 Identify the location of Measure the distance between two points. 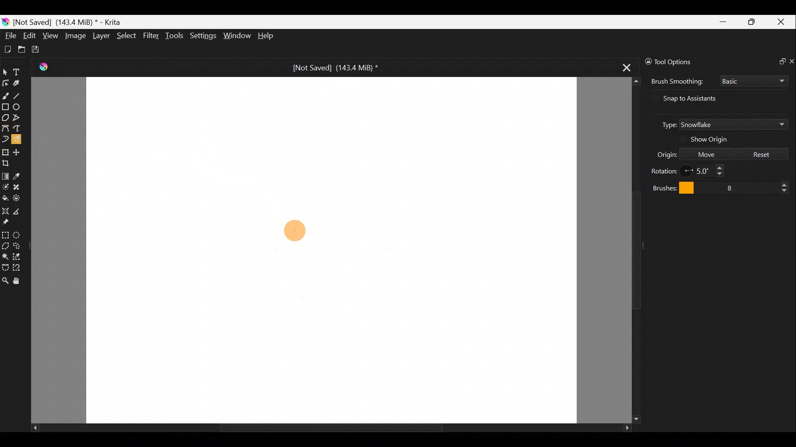
(20, 210).